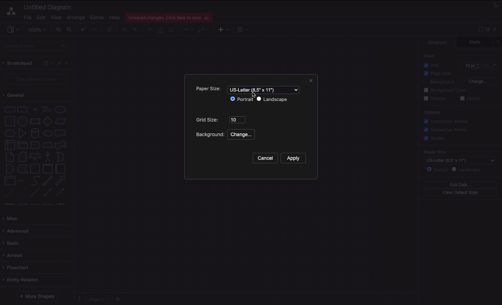 This screenshot has width=502, height=305. What do you see at coordinates (47, 145) in the screenshot?
I see `Trapezoid` at bounding box center [47, 145].